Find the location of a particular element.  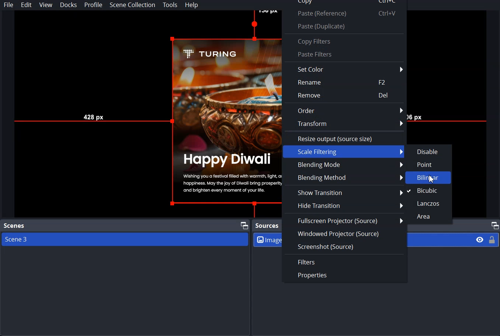

Edit is located at coordinates (26, 5).